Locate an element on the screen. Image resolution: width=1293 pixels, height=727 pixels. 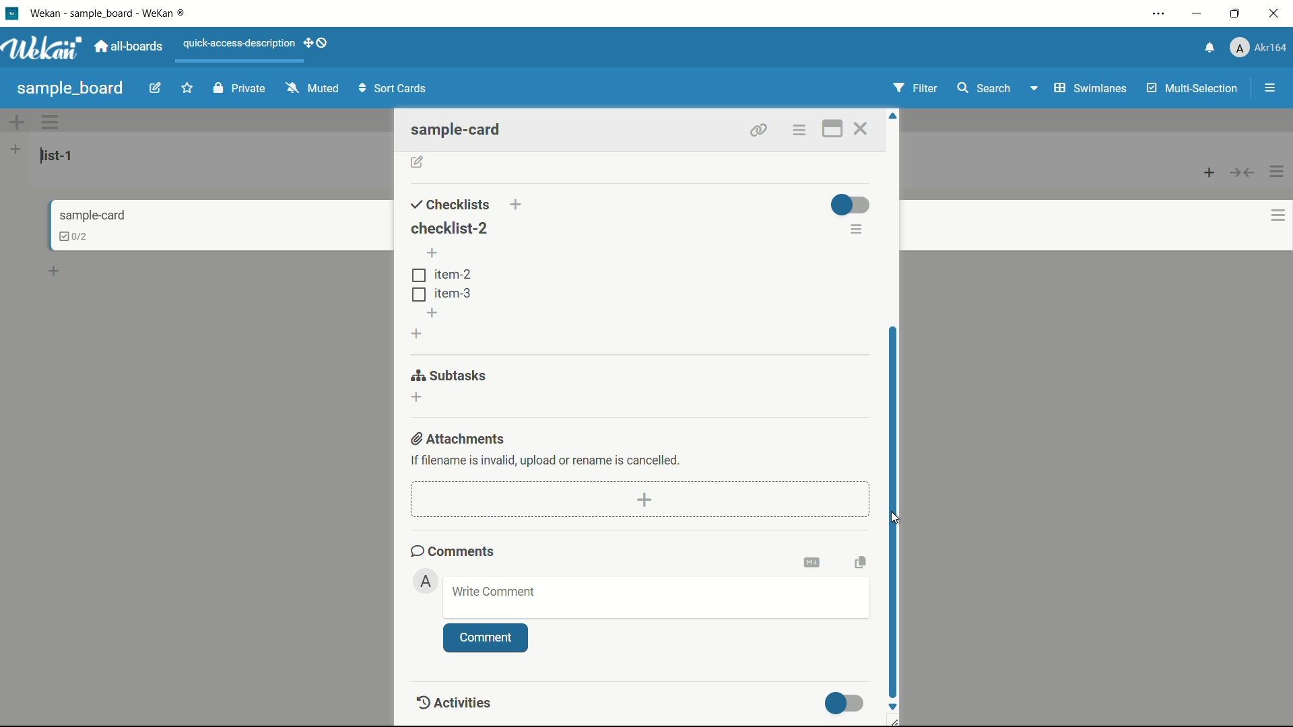
convert to markdown is located at coordinates (814, 561).